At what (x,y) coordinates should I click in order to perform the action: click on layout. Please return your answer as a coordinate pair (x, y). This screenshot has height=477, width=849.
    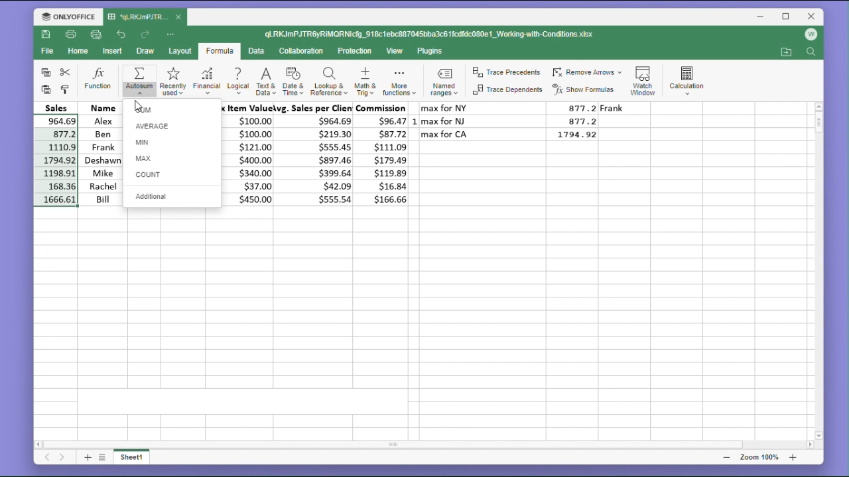
    Looking at the image, I should click on (179, 52).